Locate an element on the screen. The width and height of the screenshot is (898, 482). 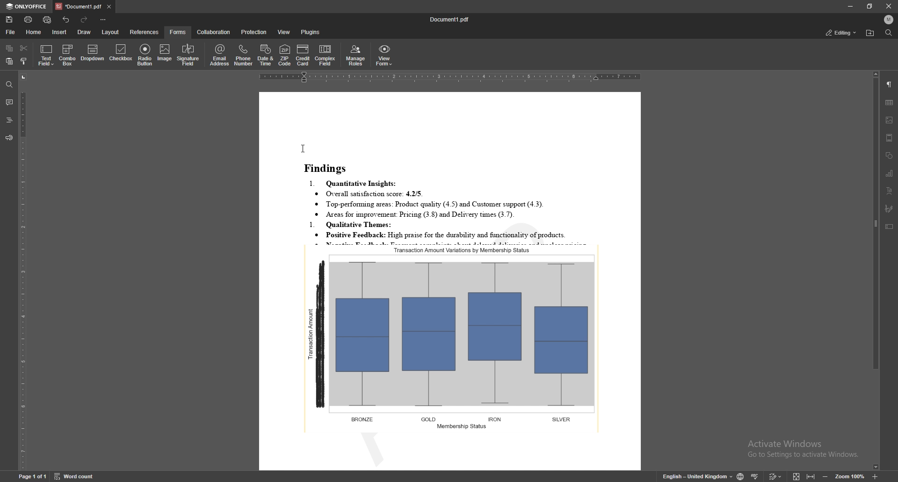
copy is located at coordinates (9, 49).